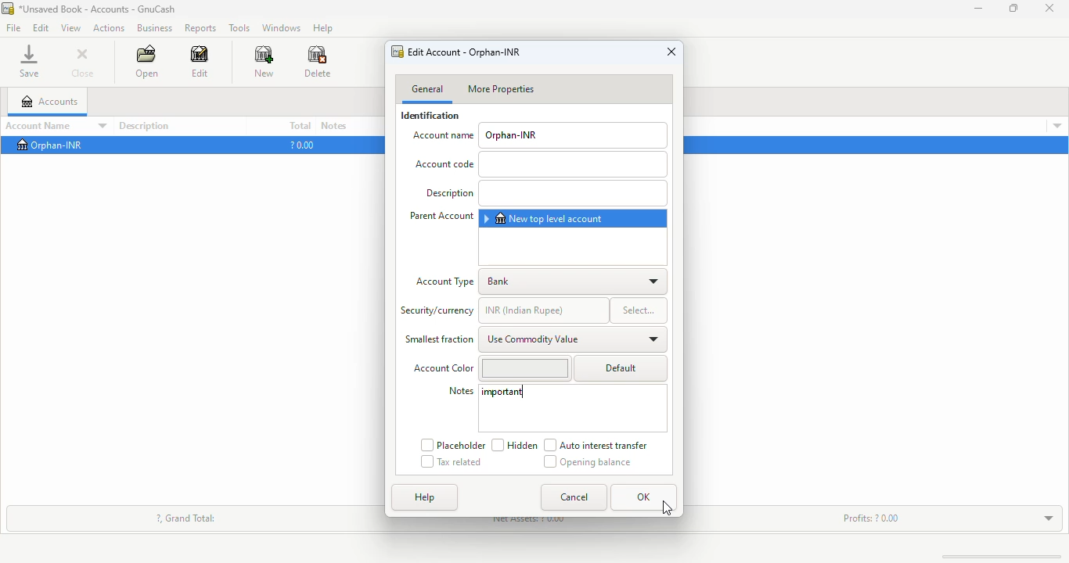 This screenshot has height=563, width=1069. I want to click on close, so click(672, 51).